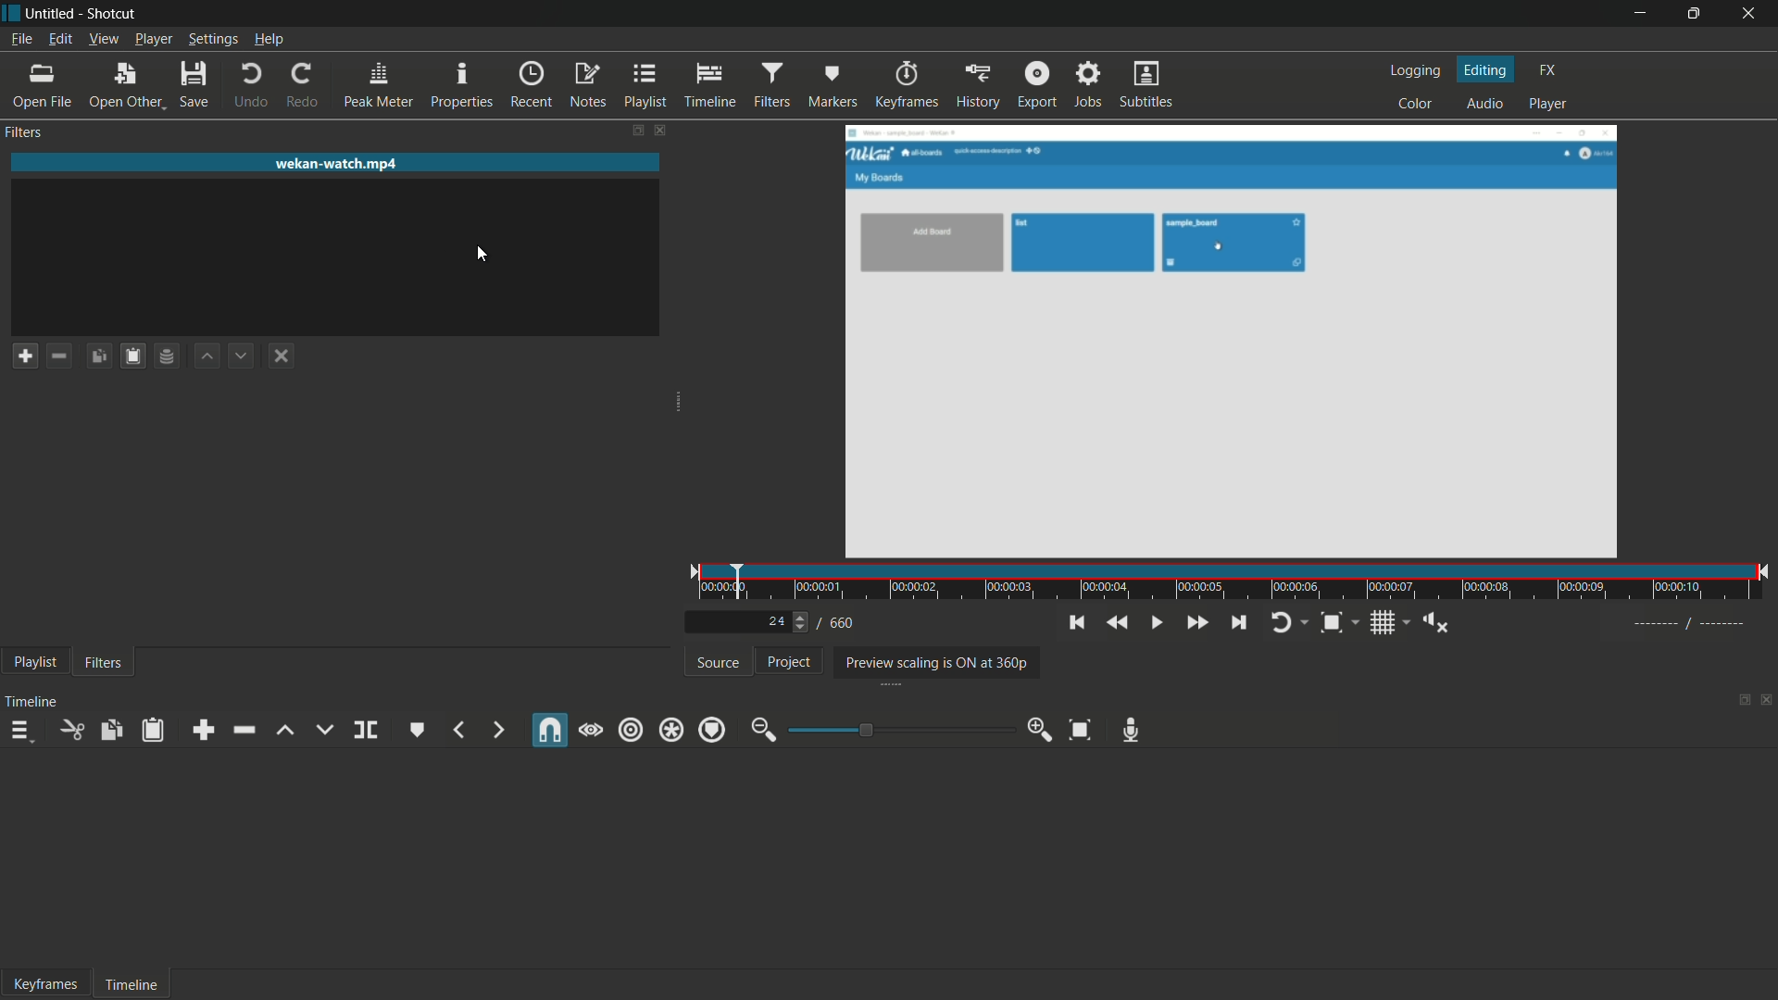  Describe the element at coordinates (337, 164) in the screenshot. I see `imported file name` at that location.